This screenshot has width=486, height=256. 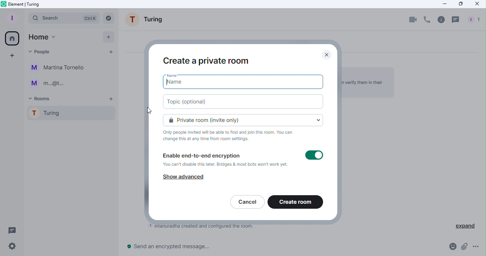 I want to click on Write message, so click(x=282, y=248).